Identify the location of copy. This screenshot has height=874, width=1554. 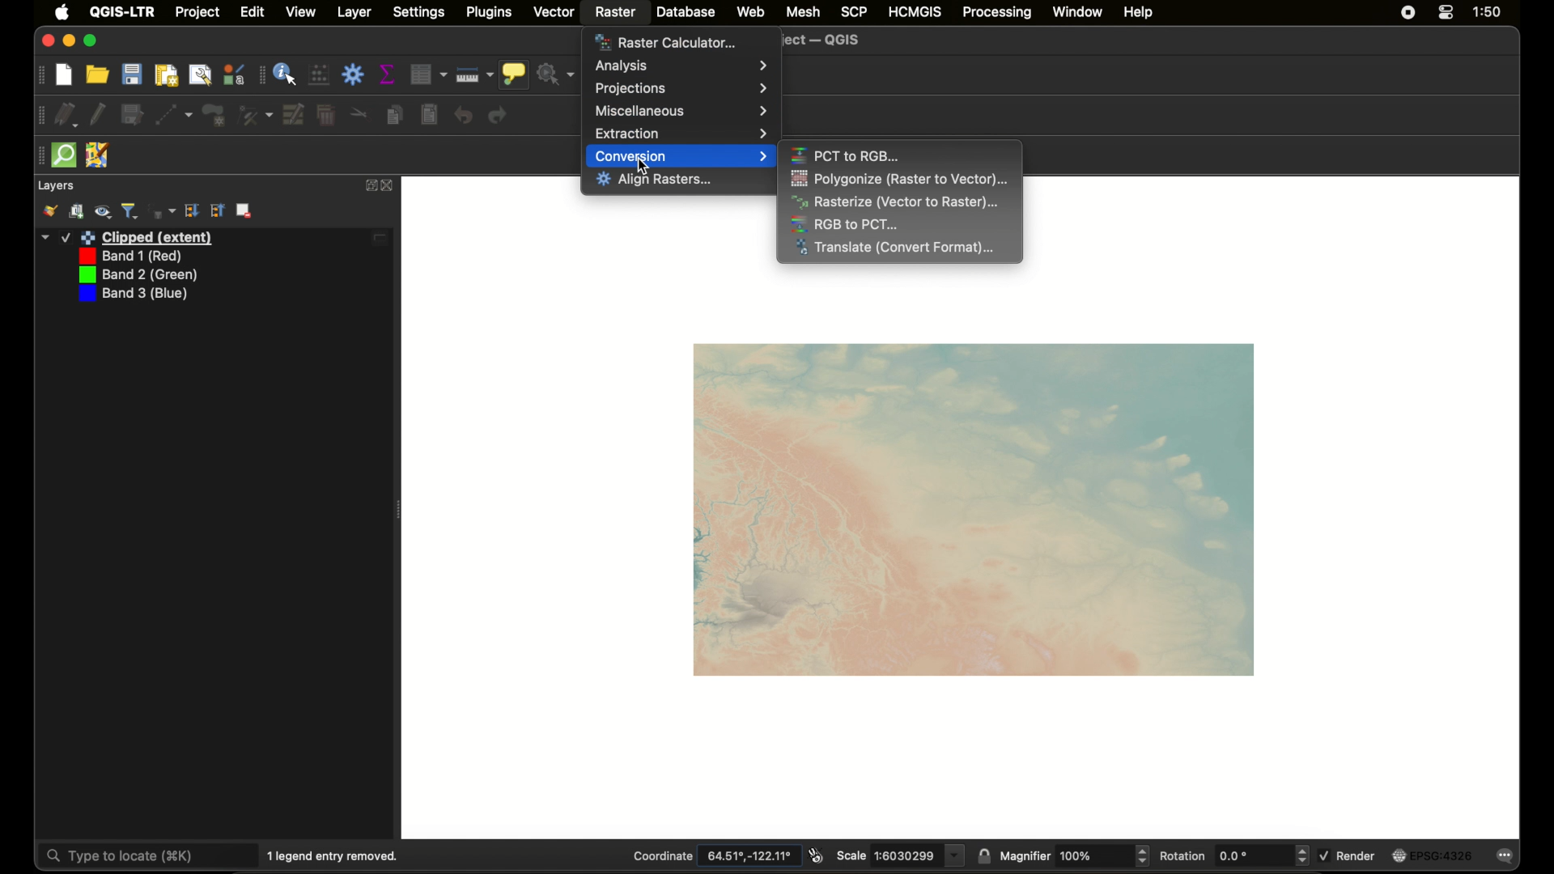
(395, 115).